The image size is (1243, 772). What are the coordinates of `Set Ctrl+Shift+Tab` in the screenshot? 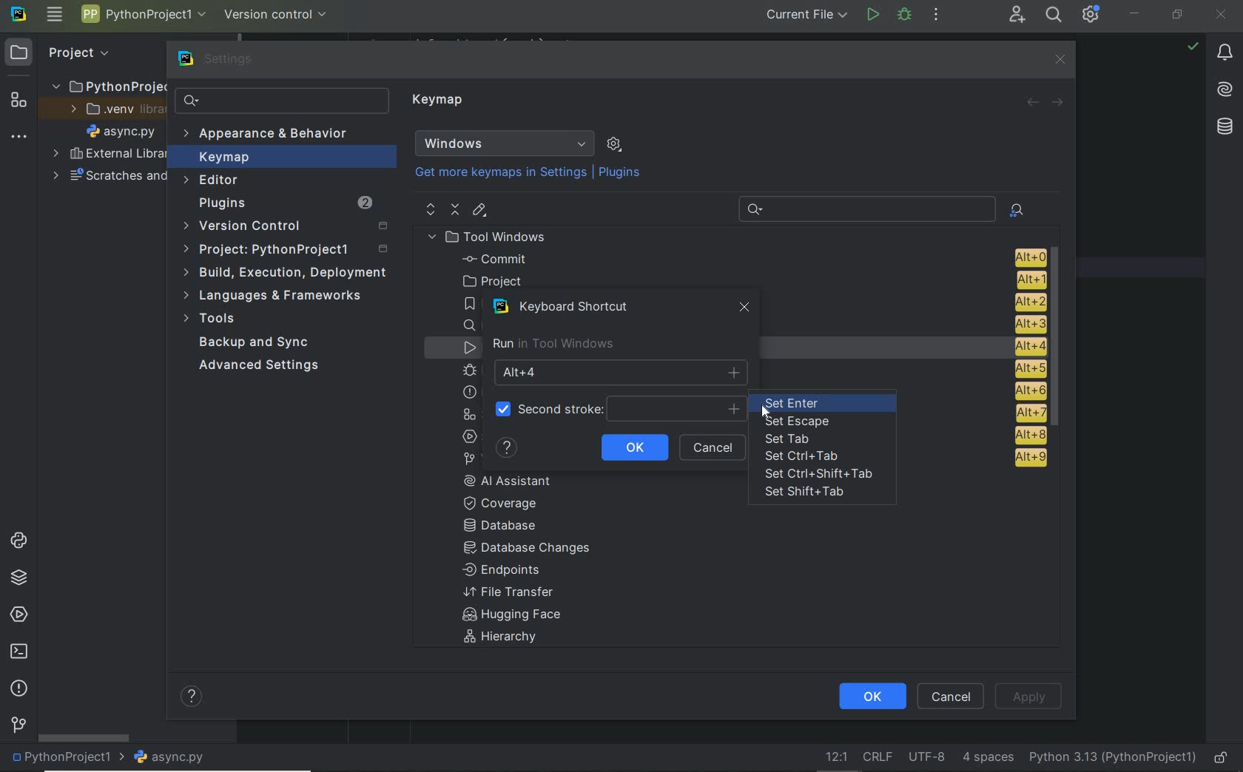 It's located at (821, 474).